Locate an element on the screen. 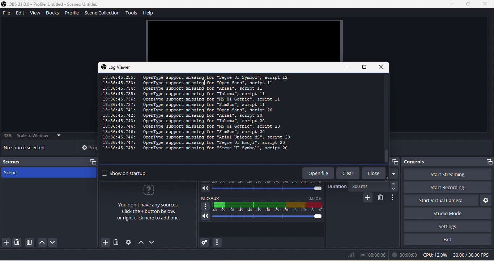  docks is located at coordinates (54, 13).